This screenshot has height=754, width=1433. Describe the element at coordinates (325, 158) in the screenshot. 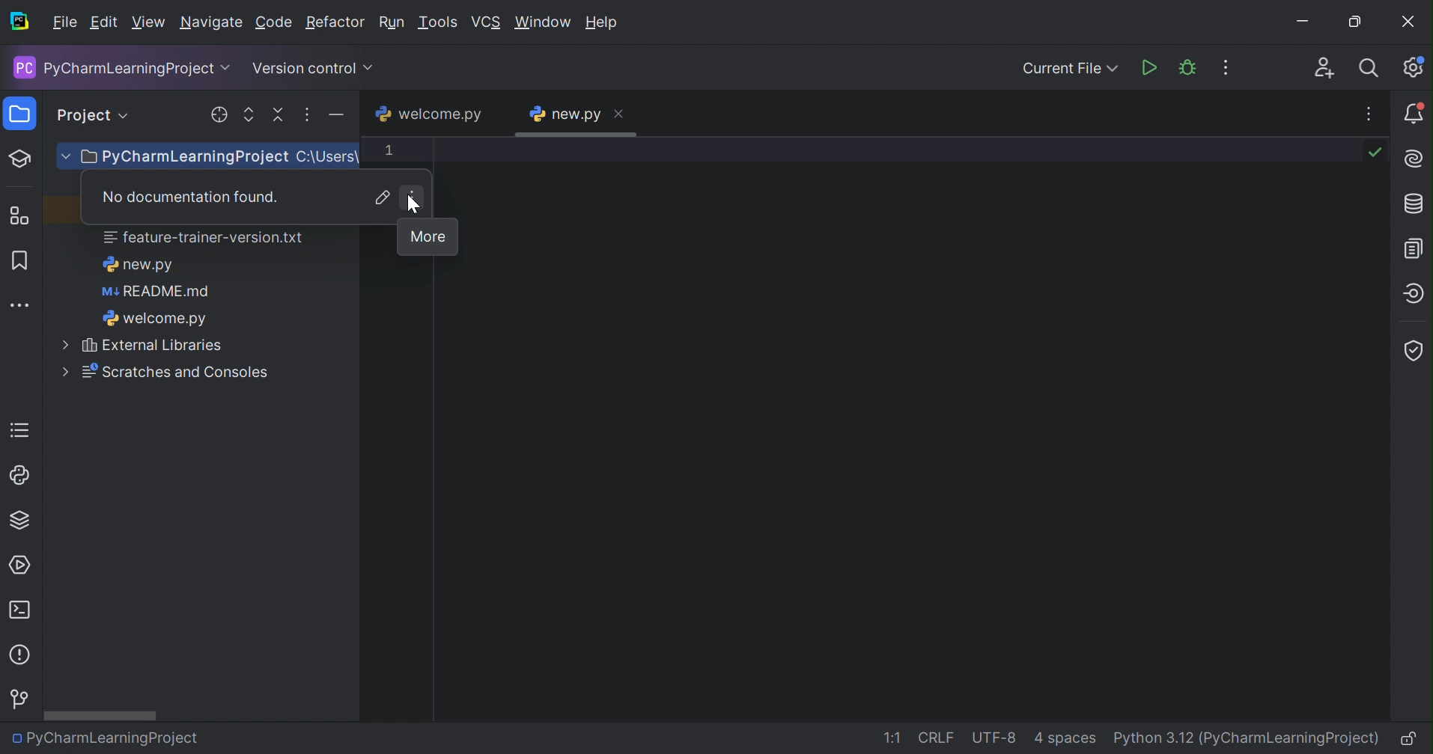

I see `C:\Users\` at that location.